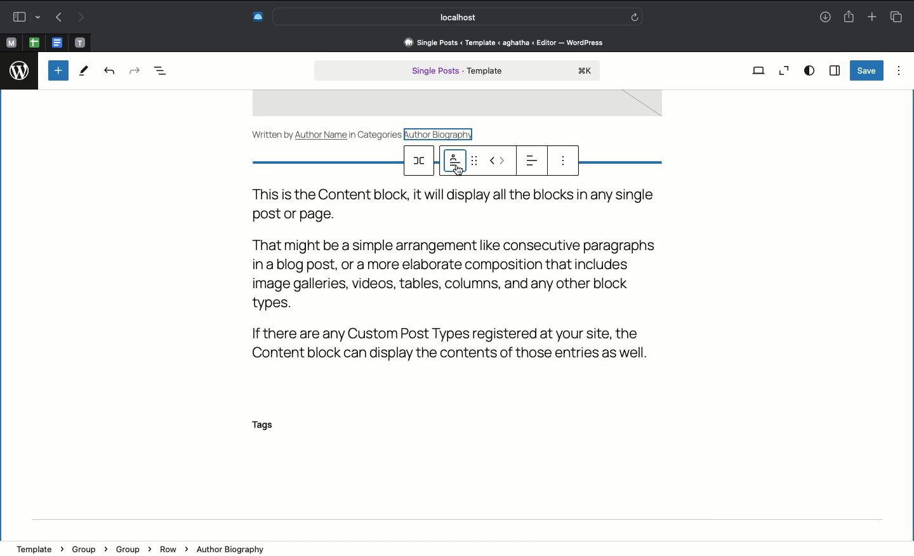  I want to click on Share, so click(849, 17).